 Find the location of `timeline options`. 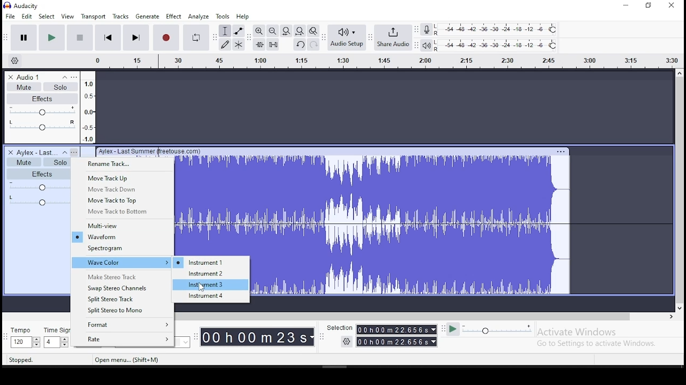

timeline options is located at coordinates (17, 61).